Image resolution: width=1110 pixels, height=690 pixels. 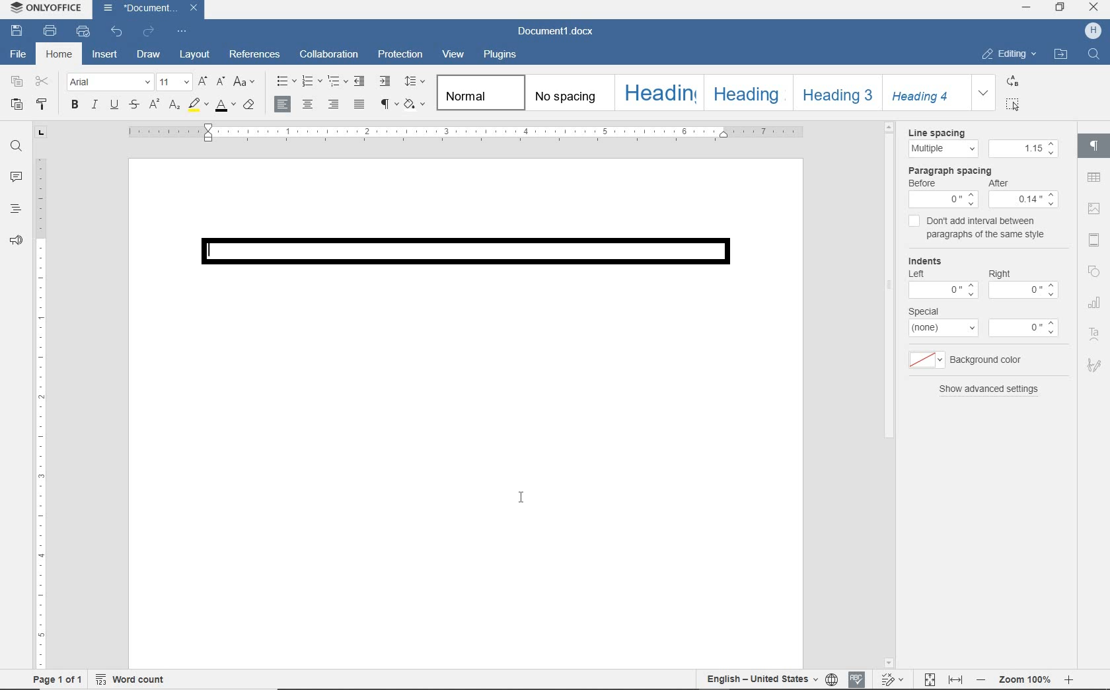 What do you see at coordinates (885, 282) in the screenshot?
I see `scrollbar` at bounding box center [885, 282].